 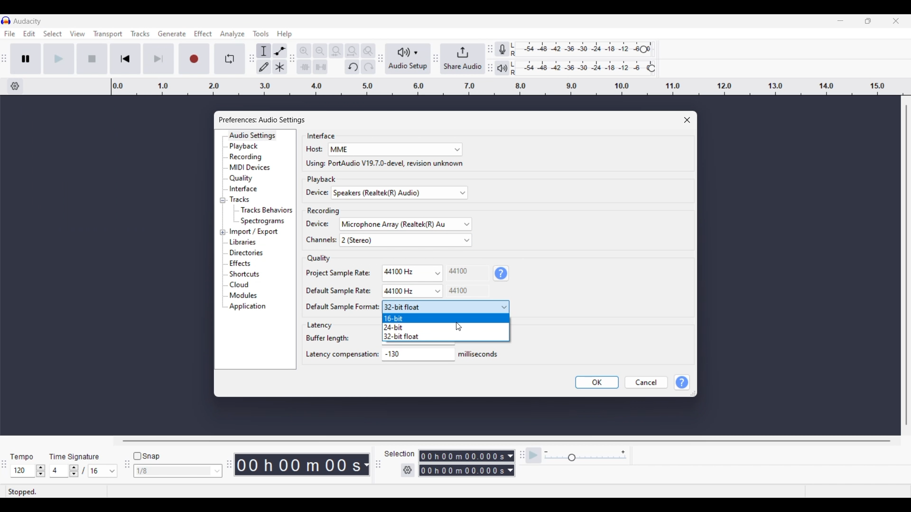 What do you see at coordinates (250, 307) in the screenshot?
I see `Application` at bounding box center [250, 307].